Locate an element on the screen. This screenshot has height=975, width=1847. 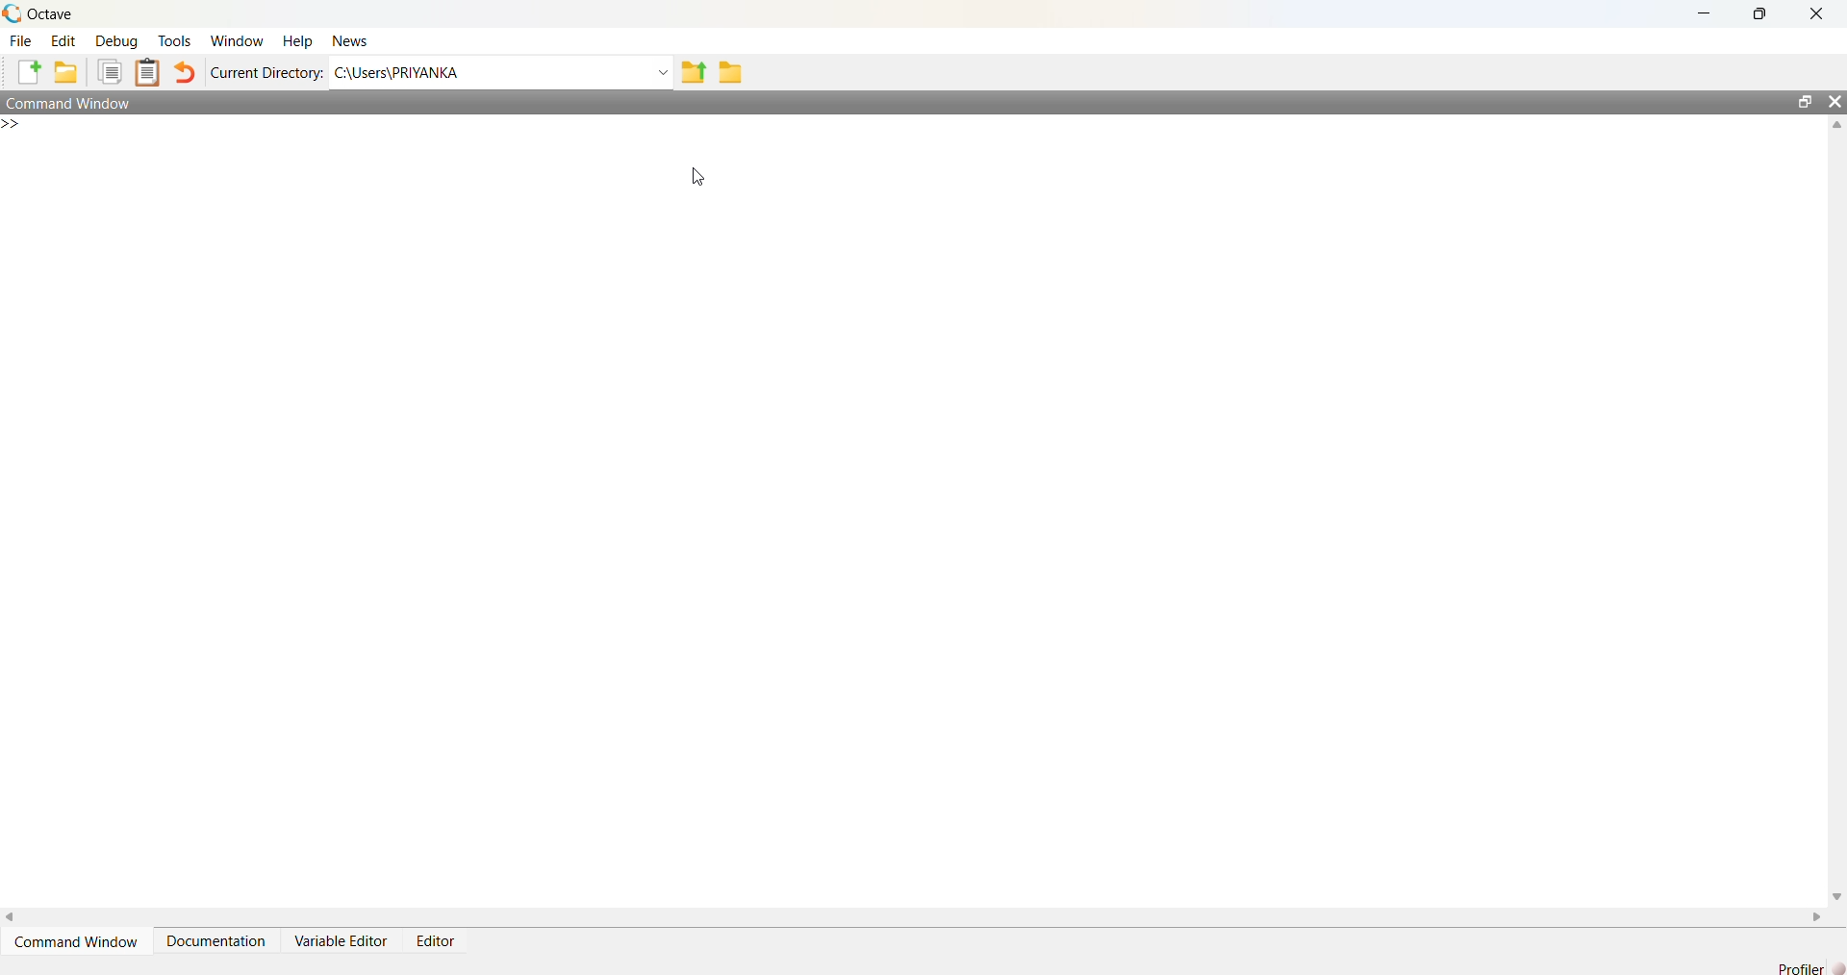
Minimize is located at coordinates (1713, 14).